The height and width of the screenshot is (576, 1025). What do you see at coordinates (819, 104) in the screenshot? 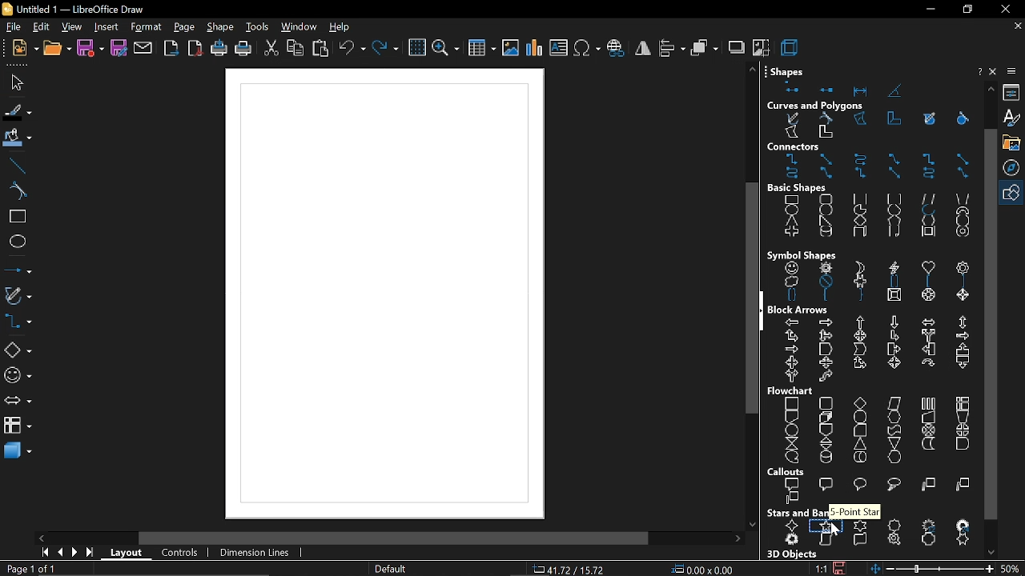
I see `curves  and polygons` at bounding box center [819, 104].